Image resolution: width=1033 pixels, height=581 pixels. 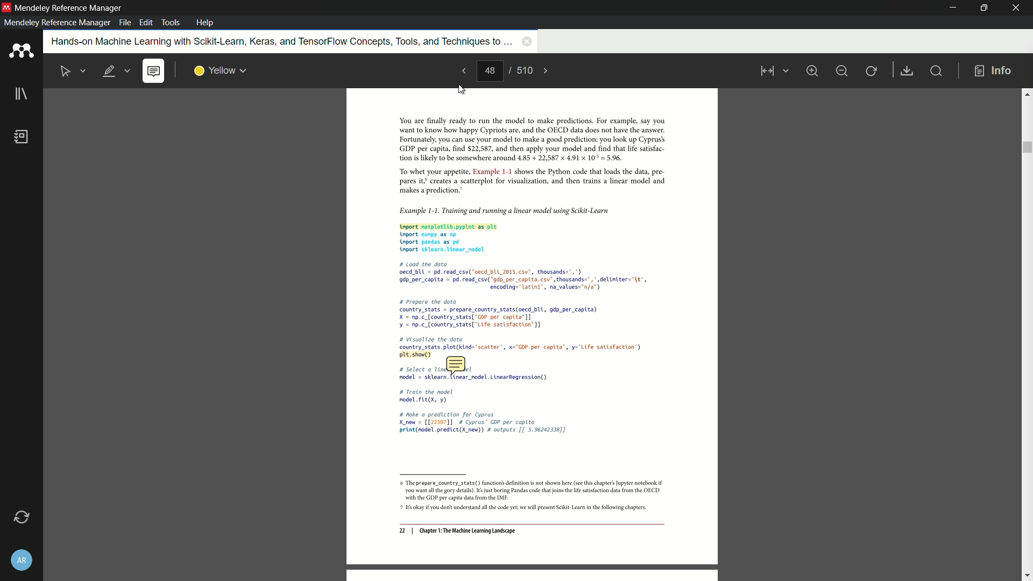 What do you see at coordinates (66, 72) in the screenshot?
I see `select` at bounding box center [66, 72].